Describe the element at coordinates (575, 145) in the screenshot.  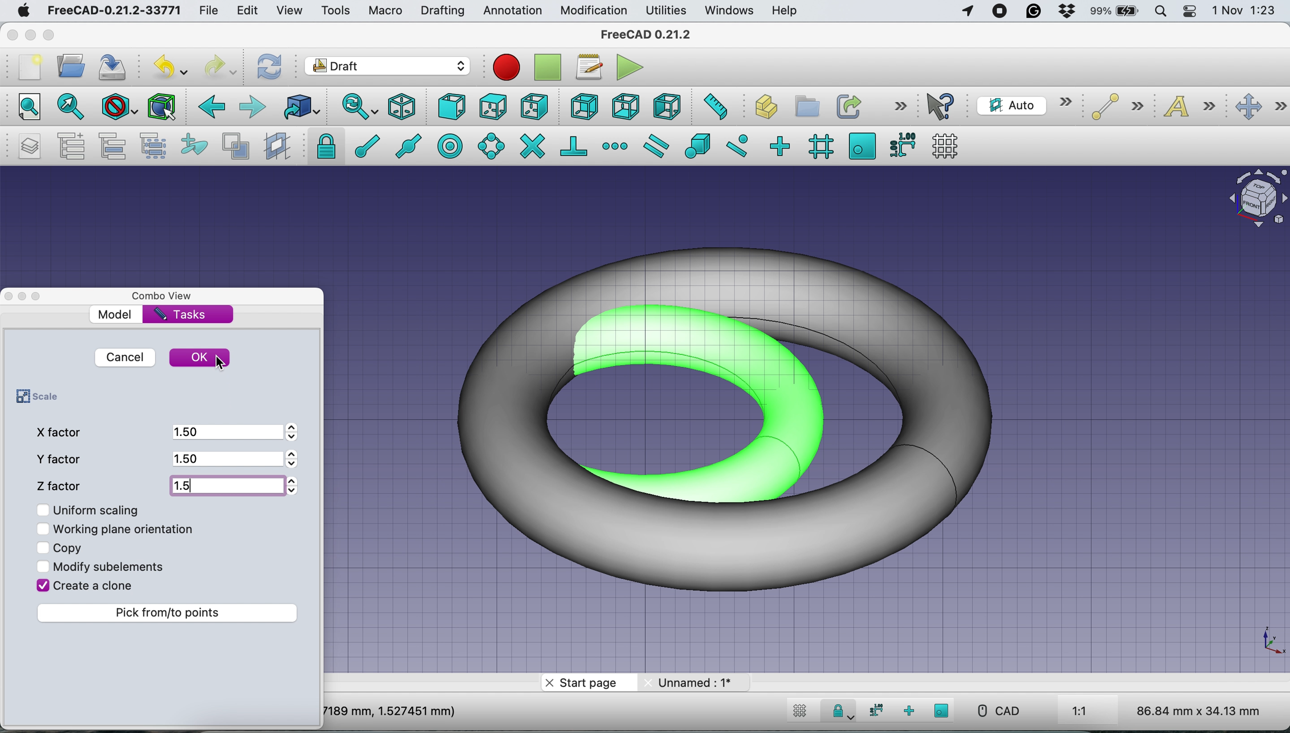
I see `snap perpendicular` at that location.